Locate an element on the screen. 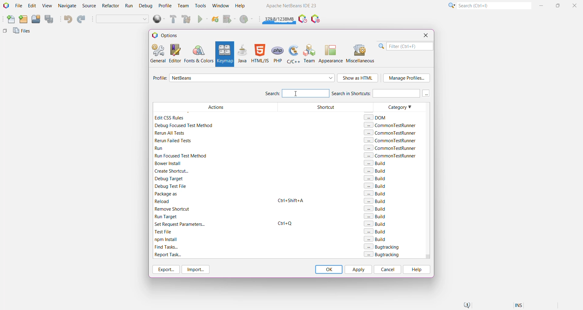 The image size is (583, 310). Vertical Scroll Bar is located at coordinates (426, 164).